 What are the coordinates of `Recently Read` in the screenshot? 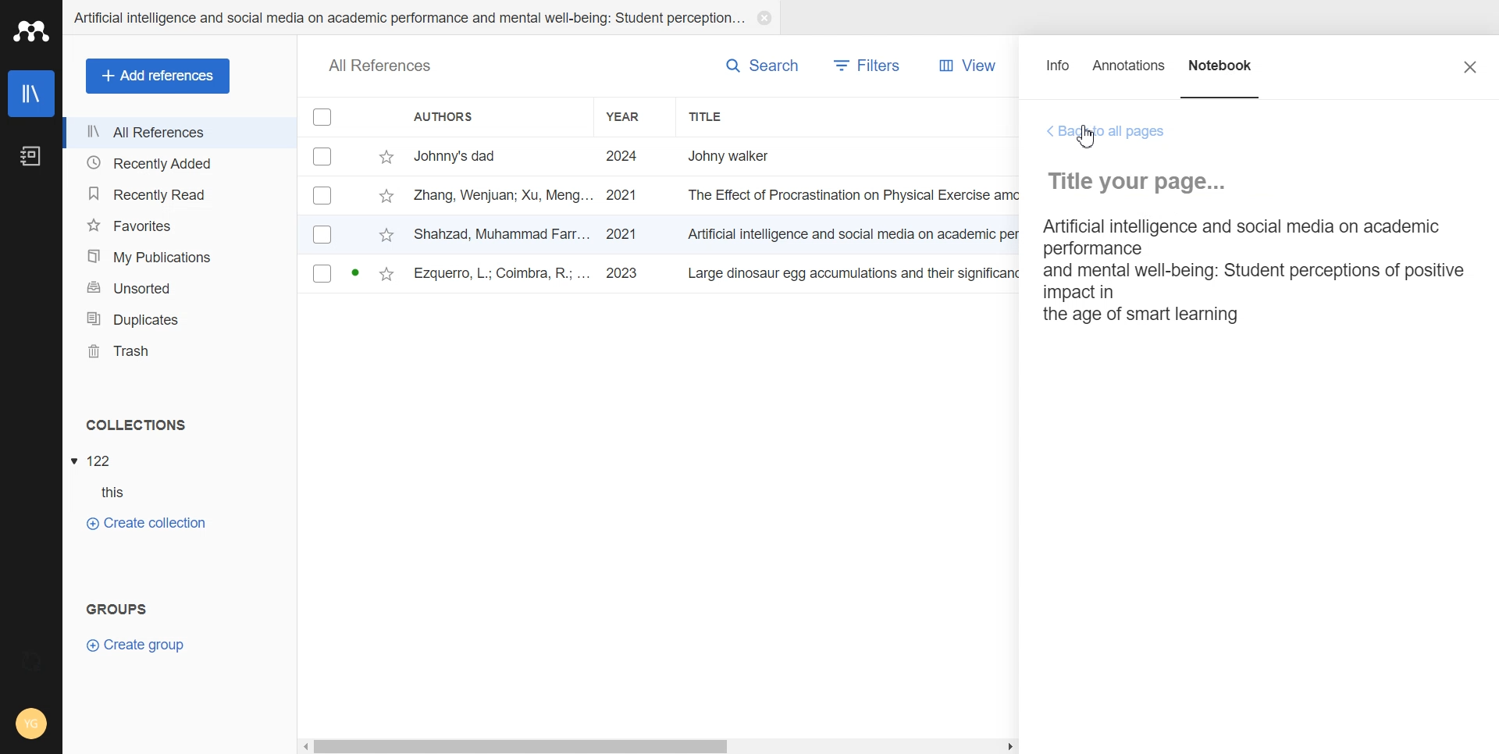 It's located at (178, 195).